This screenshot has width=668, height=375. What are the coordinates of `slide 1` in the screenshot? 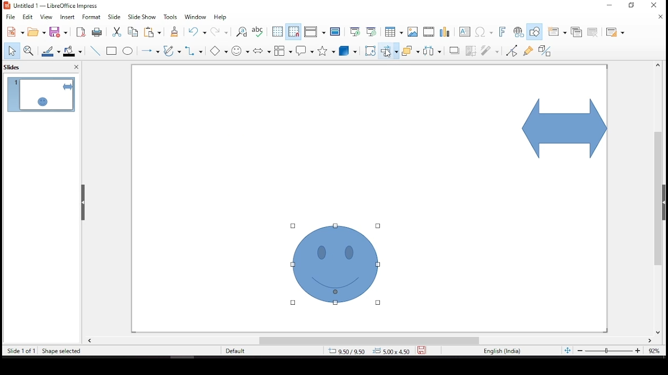 It's located at (41, 94).